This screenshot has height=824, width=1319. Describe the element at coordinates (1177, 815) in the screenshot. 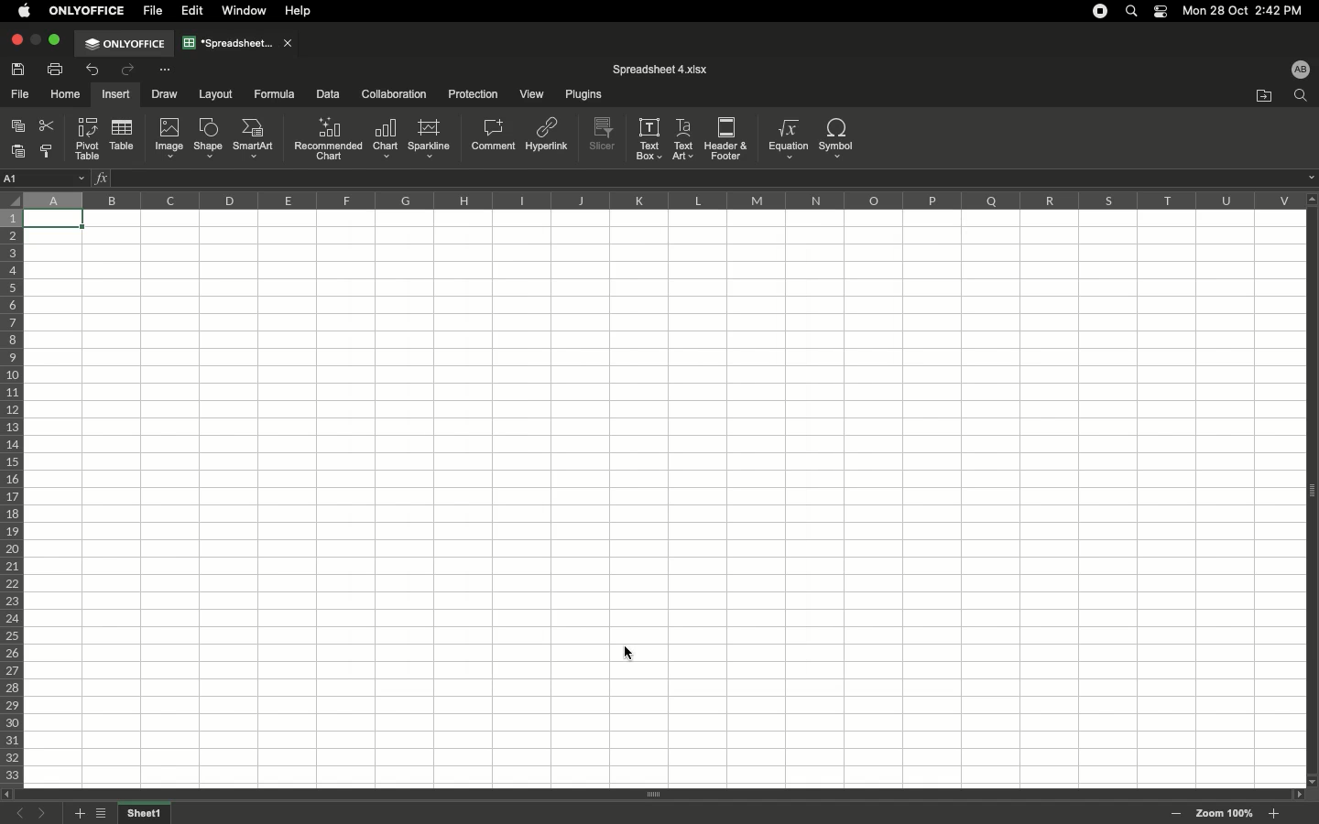

I see `Zoom out` at that location.